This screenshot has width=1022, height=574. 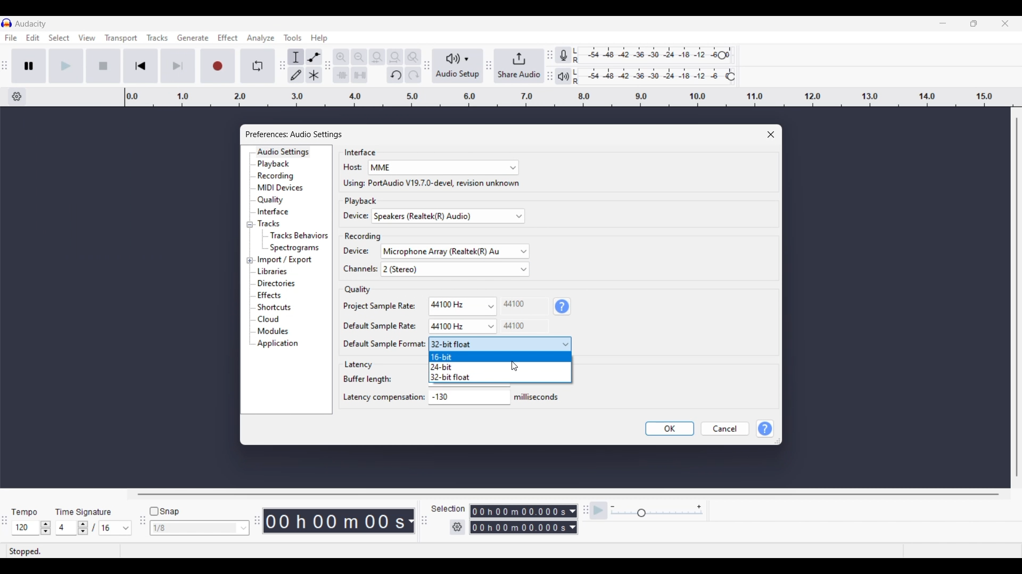 I want to click on Recording, so click(x=360, y=235).